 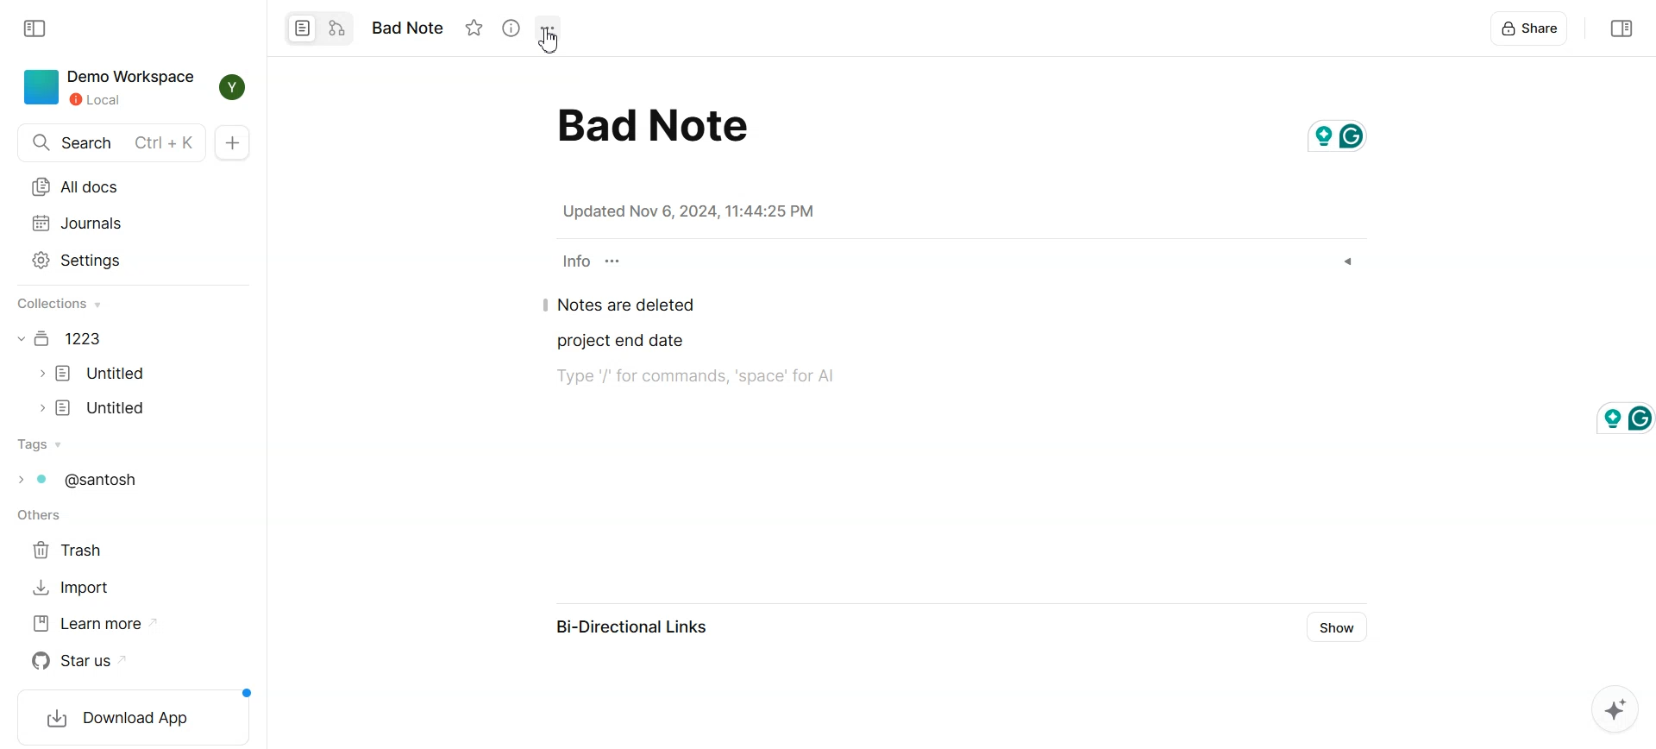 What do you see at coordinates (618, 342) in the screenshot?
I see `project end date` at bounding box center [618, 342].